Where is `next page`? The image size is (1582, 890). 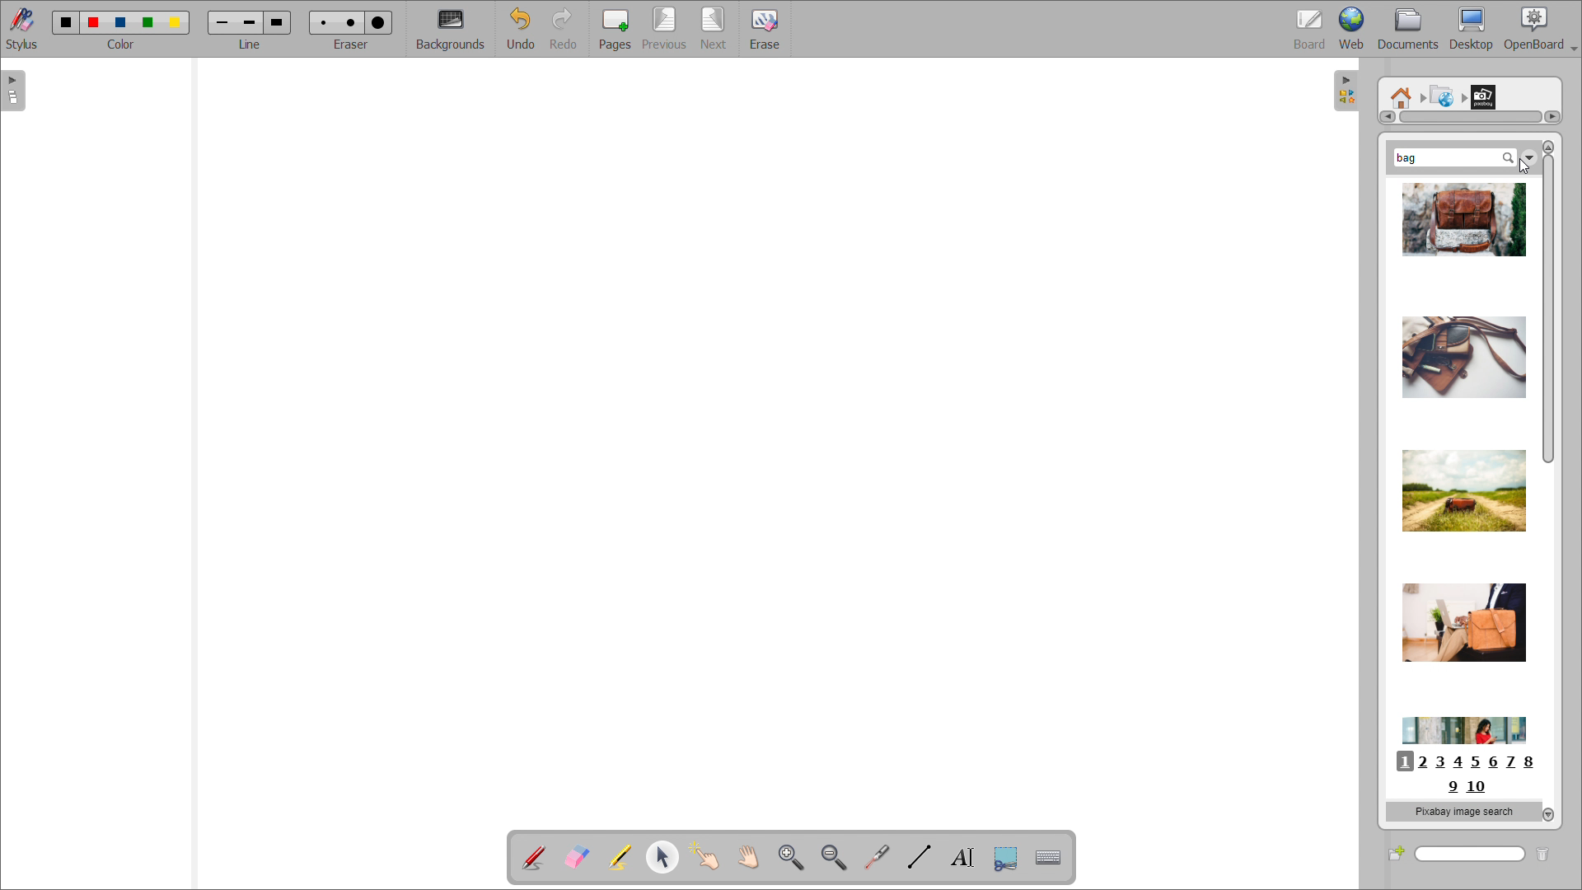
next page is located at coordinates (715, 28).